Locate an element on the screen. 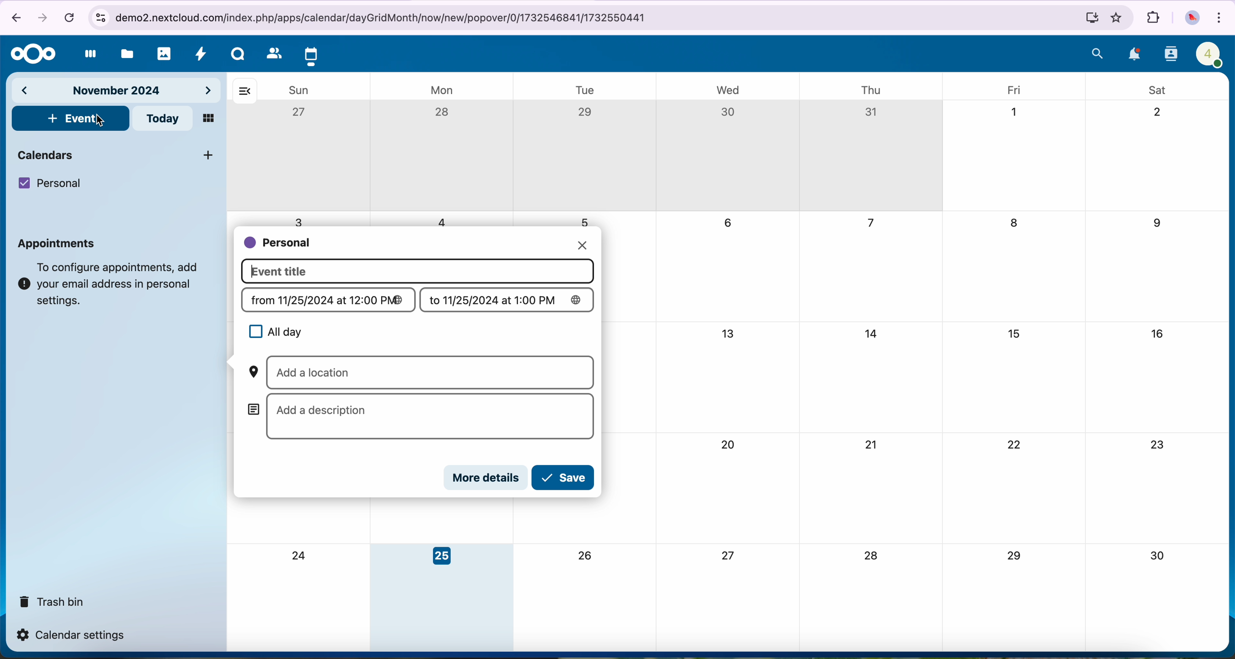 The height and width of the screenshot is (659, 1235). calendars is located at coordinates (117, 154).